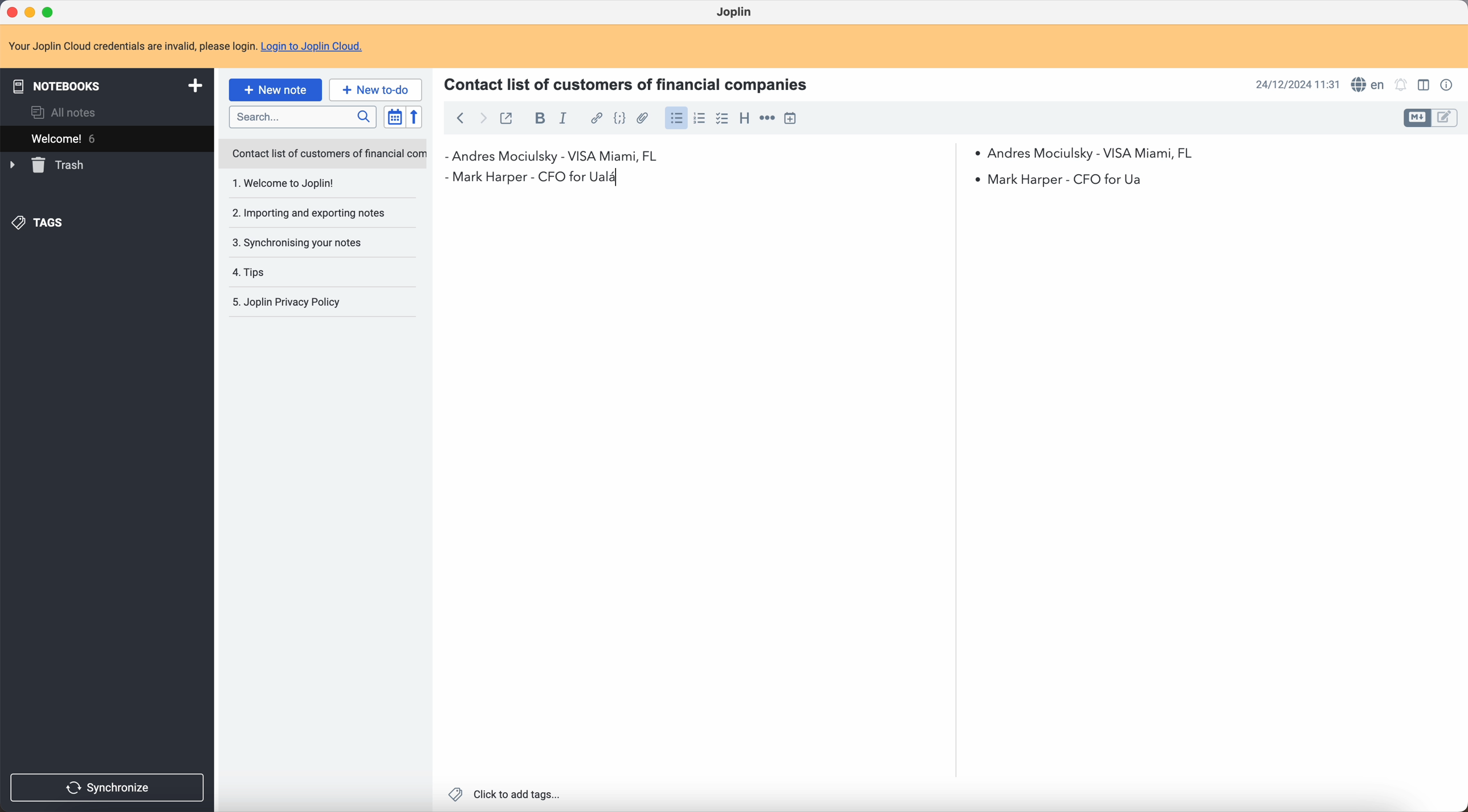 This screenshot has height=812, width=1468. Describe the element at coordinates (51, 10) in the screenshot. I see `maximize` at that location.